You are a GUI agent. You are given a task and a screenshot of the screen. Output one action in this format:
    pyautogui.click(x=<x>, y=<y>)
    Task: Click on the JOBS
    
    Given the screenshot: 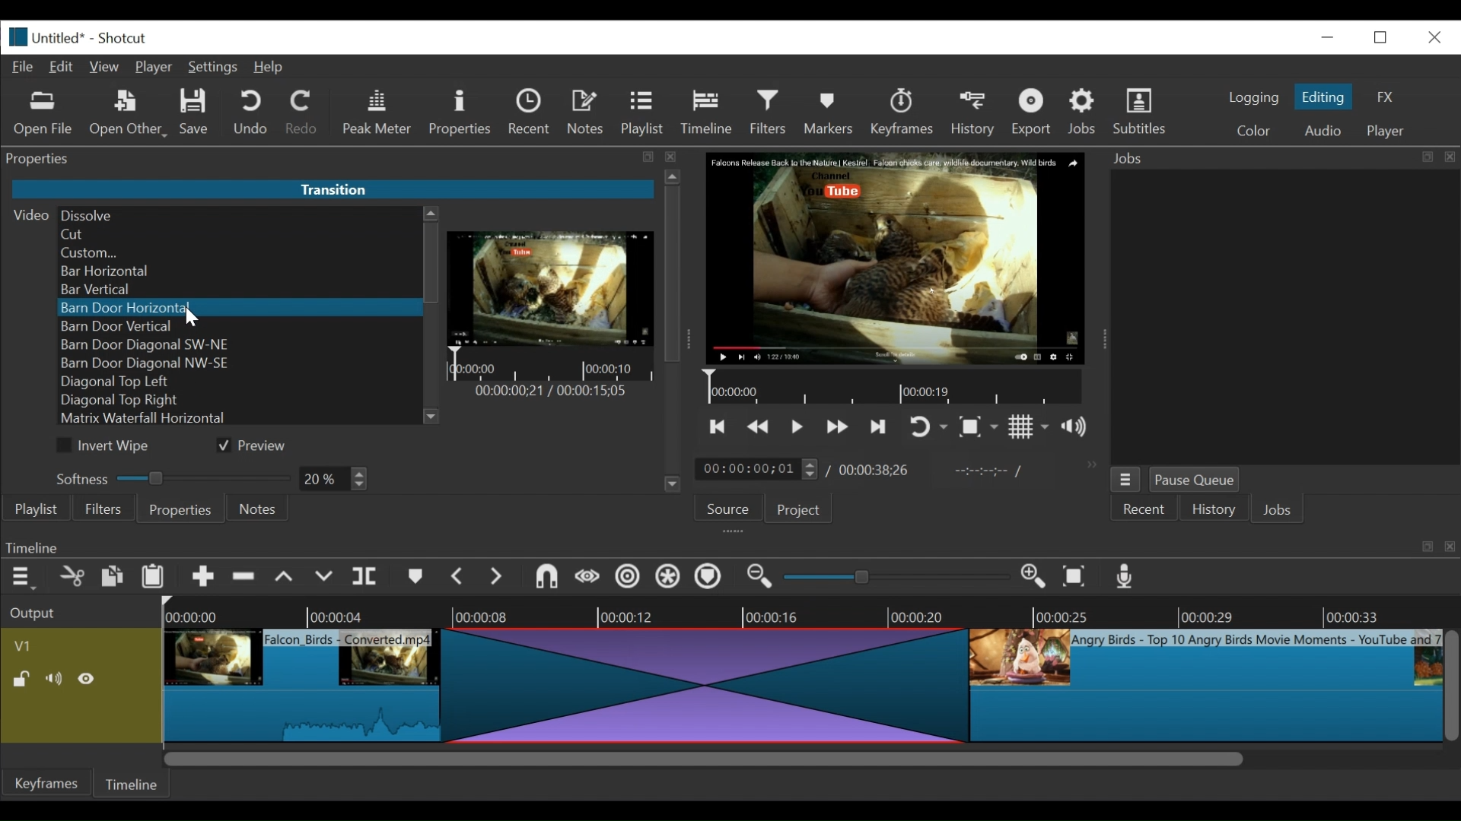 What is the action you would take?
    pyautogui.click(x=1279, y=512)
    